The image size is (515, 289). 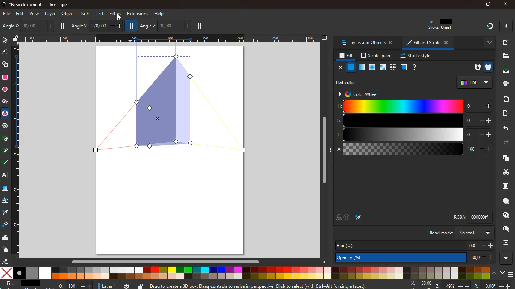 What do you see at coordinates (347, 217) in the screenshot?
I see `target` at bounding box center [347, 217].